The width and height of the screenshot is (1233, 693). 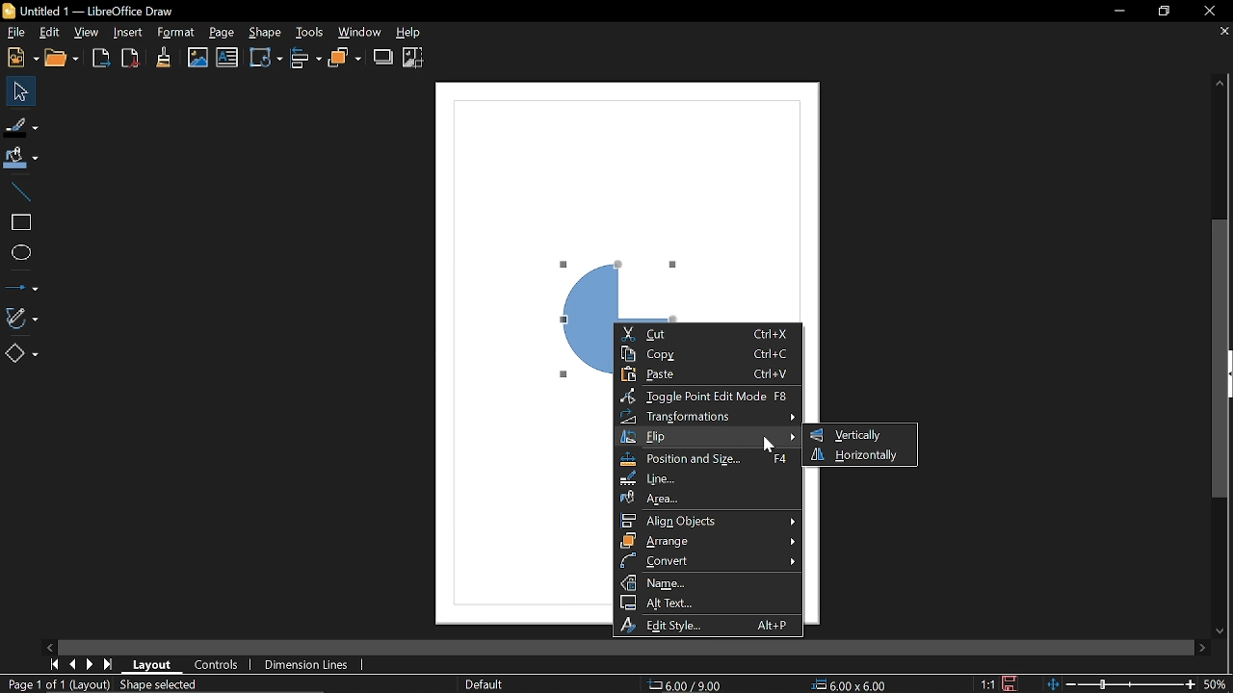 I want to click on Fill color, so click(x=21, y=158).